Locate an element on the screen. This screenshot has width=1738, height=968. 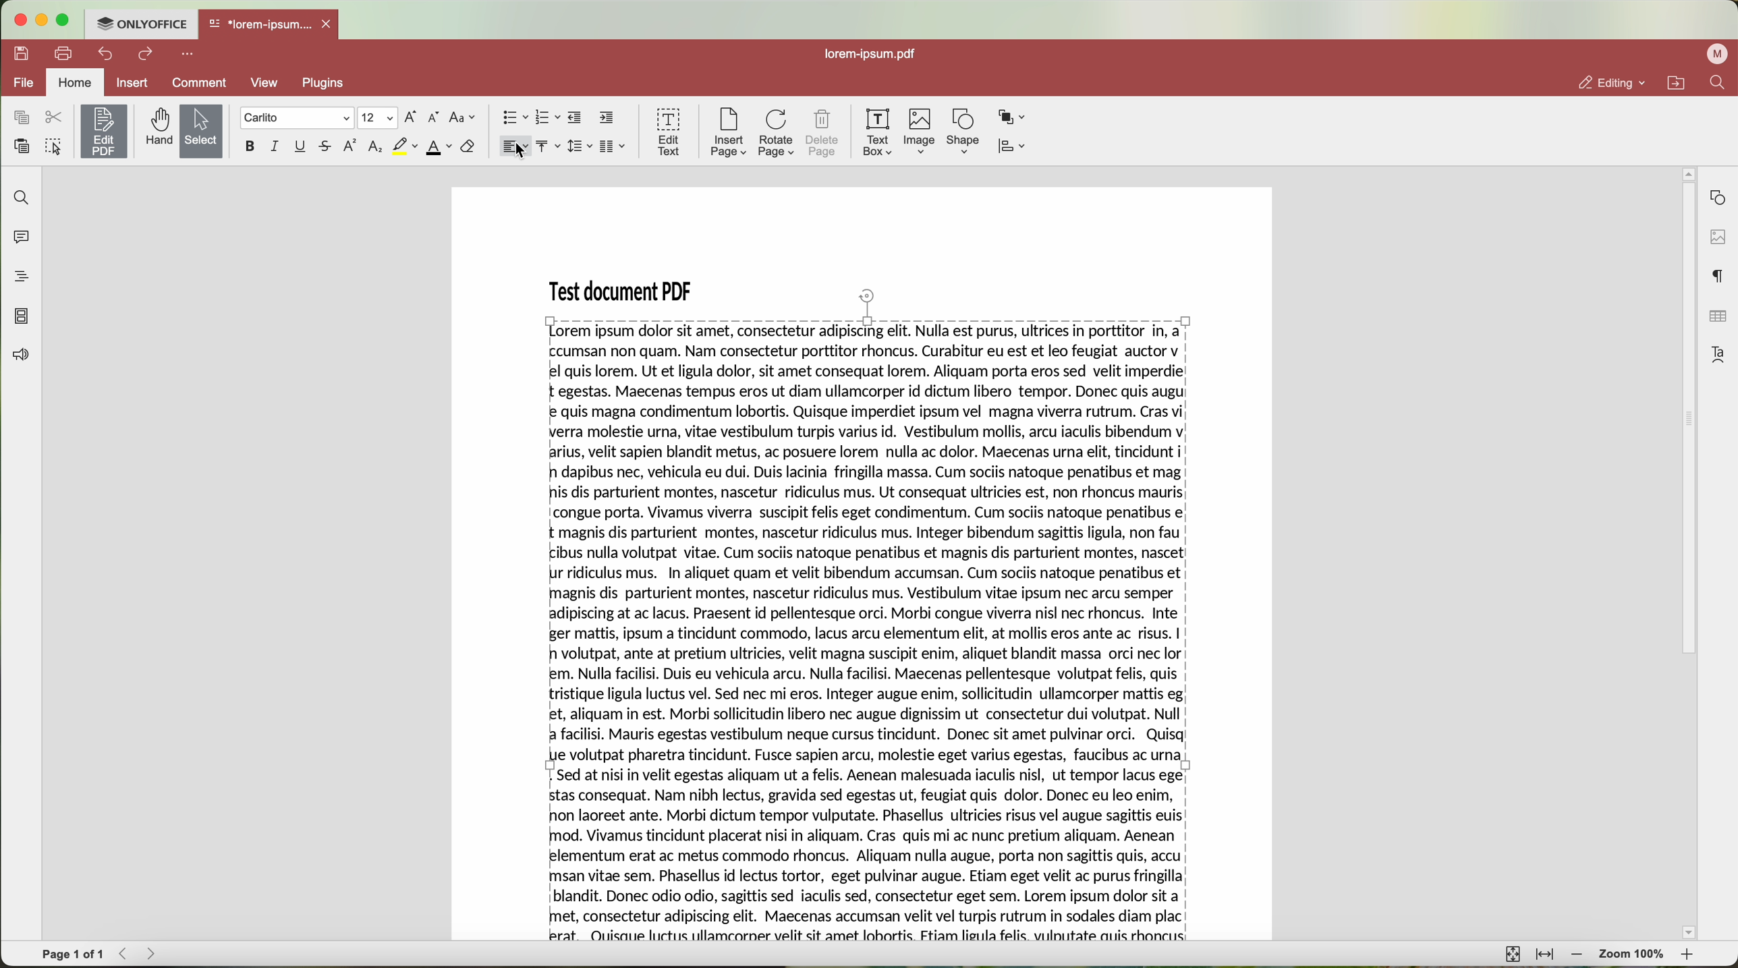
zoom out is located at coordinates (1575, 955).